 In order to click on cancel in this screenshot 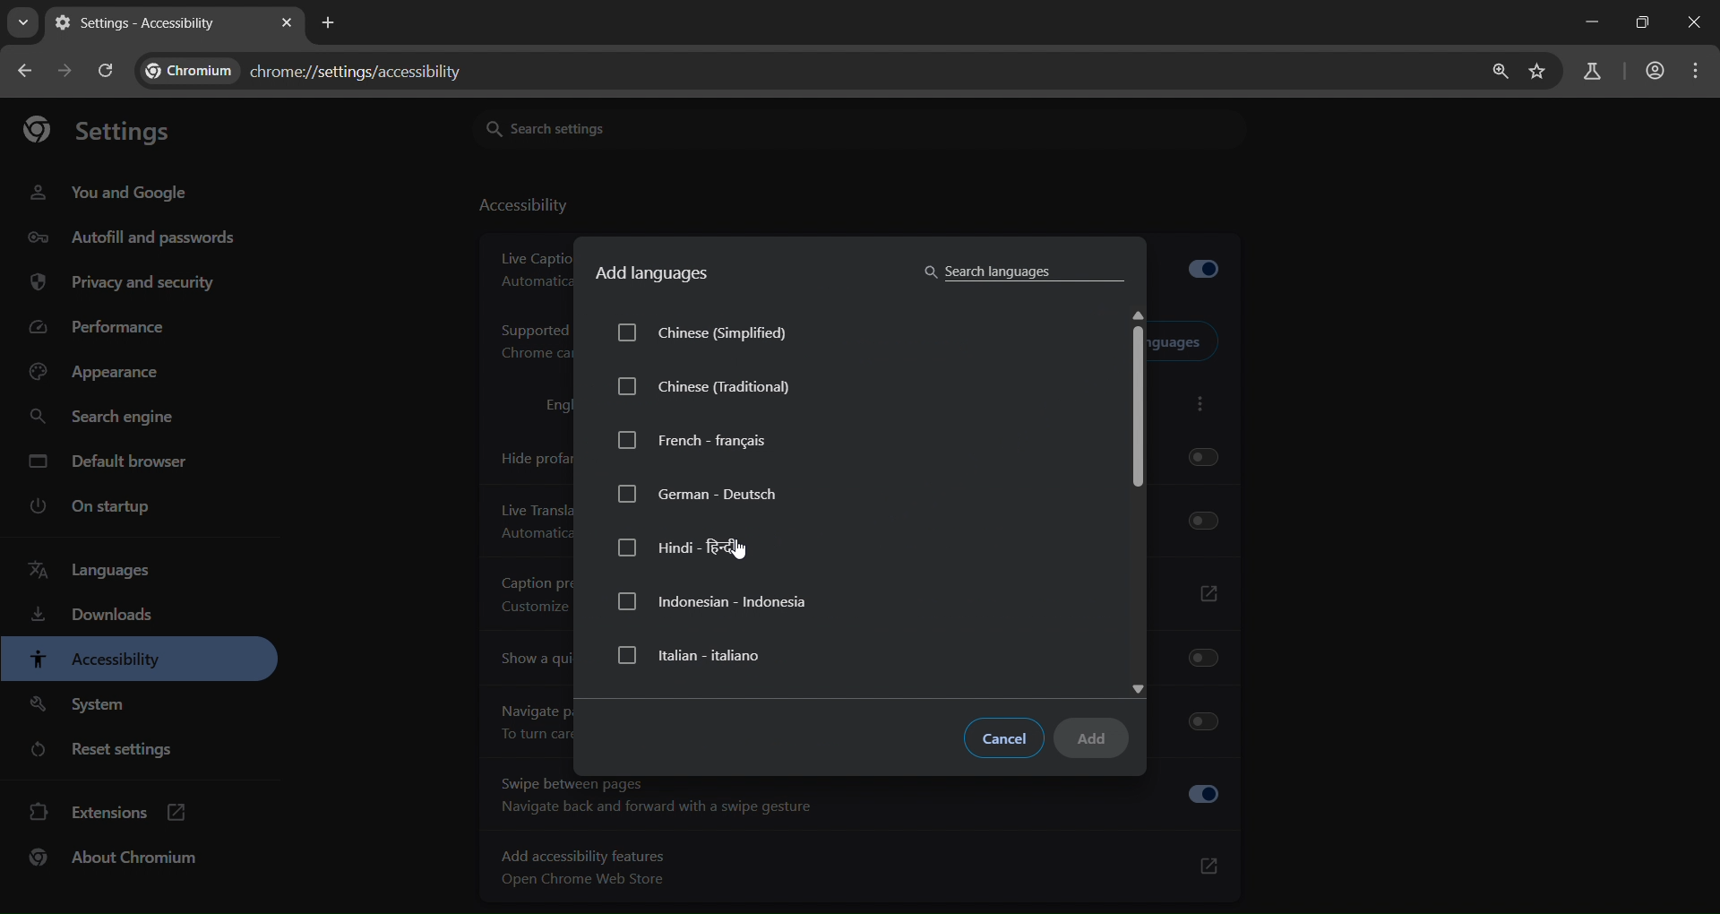, I will do `click(1007, 739)`.